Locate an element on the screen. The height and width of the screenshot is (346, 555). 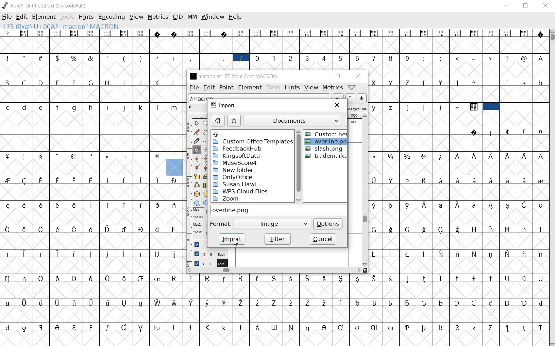
 is located at coordinates (474, 302).